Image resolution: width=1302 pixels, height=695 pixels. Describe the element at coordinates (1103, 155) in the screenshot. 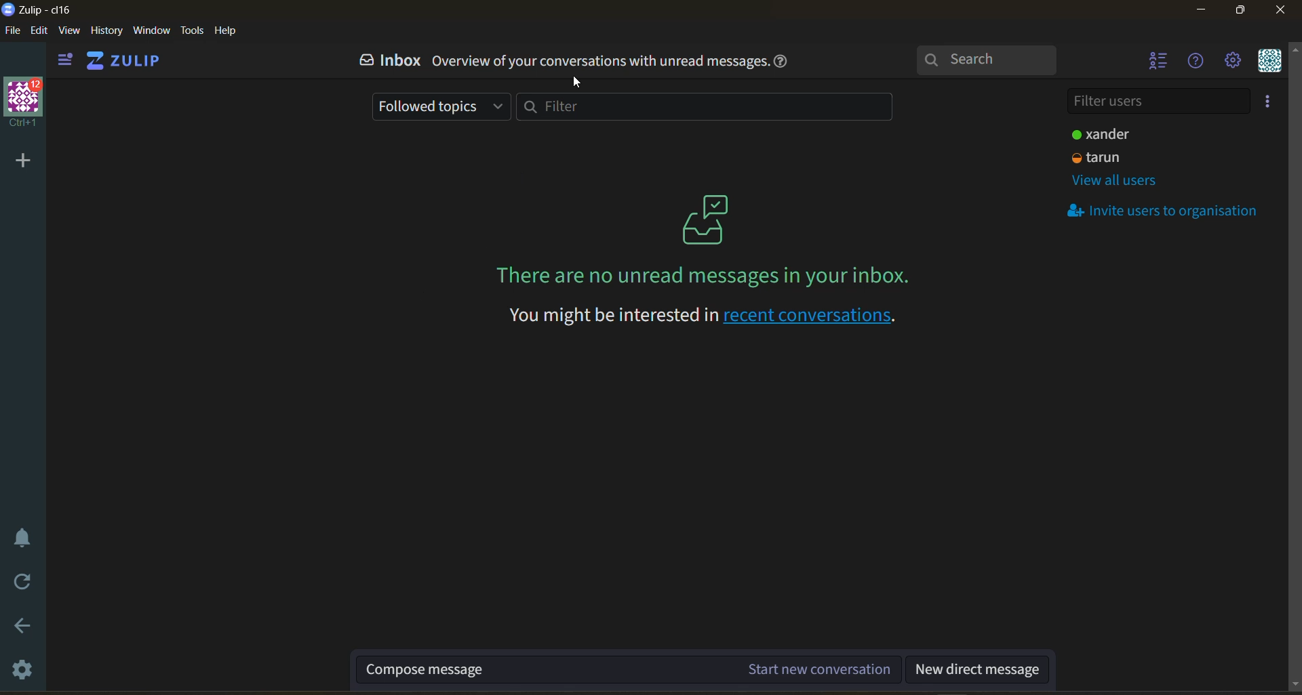

I see `user2` at that location.